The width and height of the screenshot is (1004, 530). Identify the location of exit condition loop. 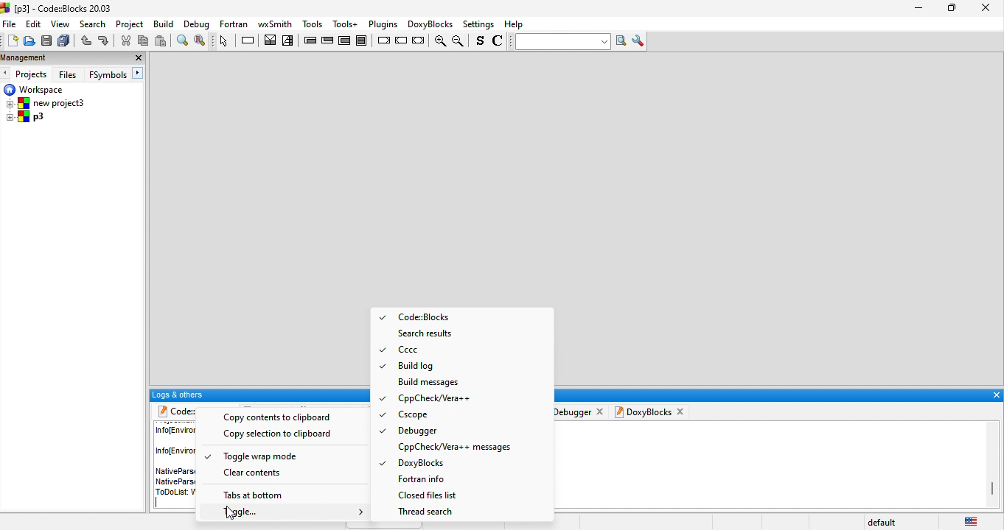
(328, 40).